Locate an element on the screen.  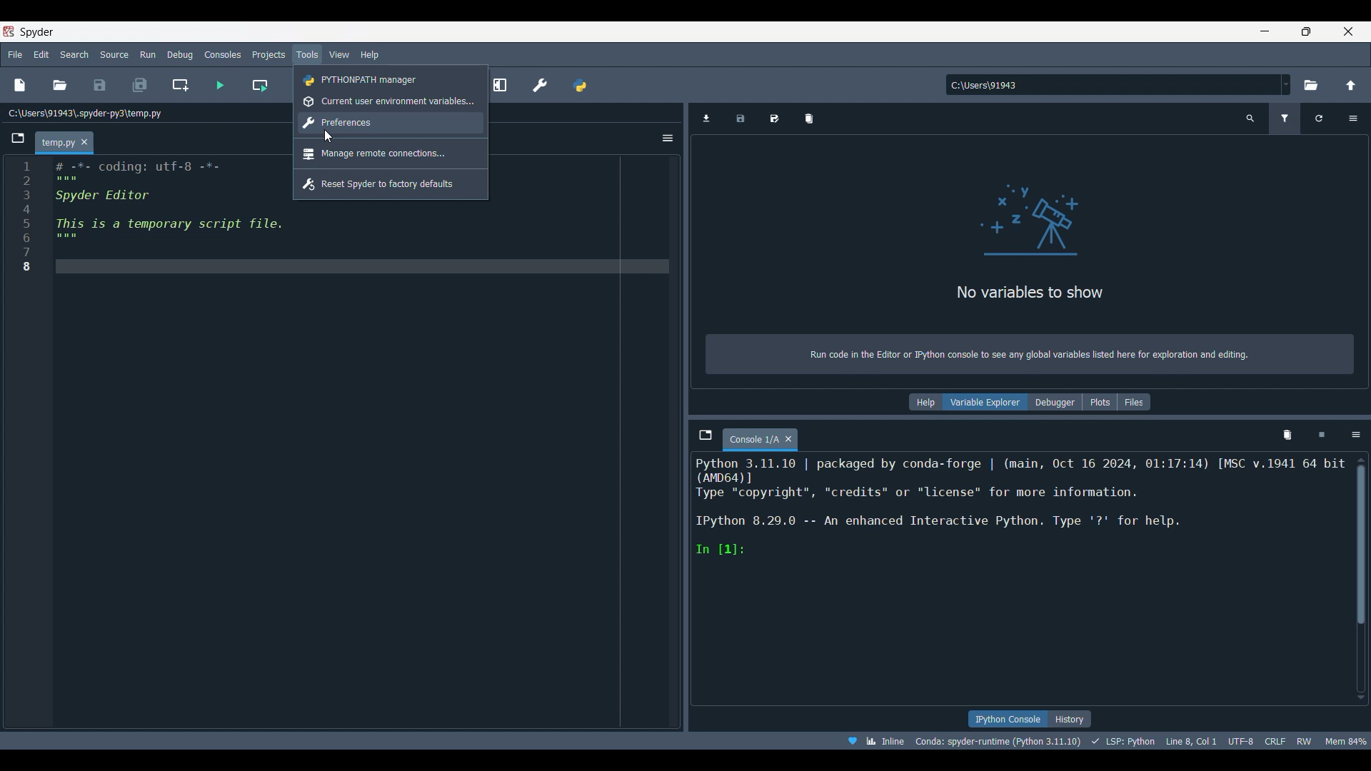
Software name is located at coordinates (37, 32).